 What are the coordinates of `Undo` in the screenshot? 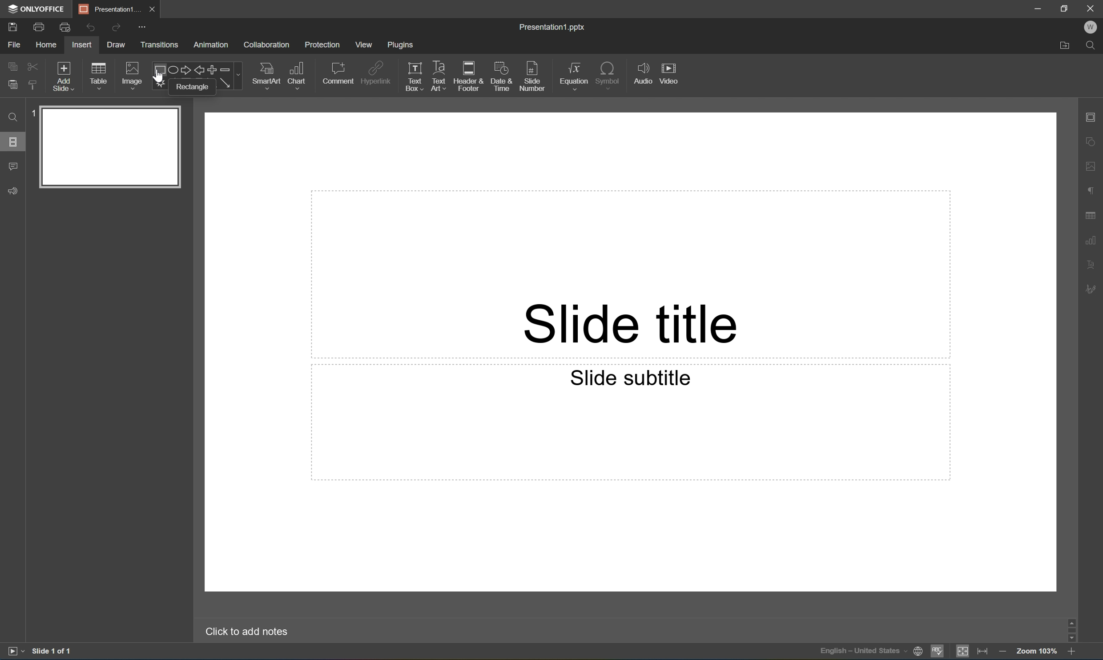 It's located at (90, 28).